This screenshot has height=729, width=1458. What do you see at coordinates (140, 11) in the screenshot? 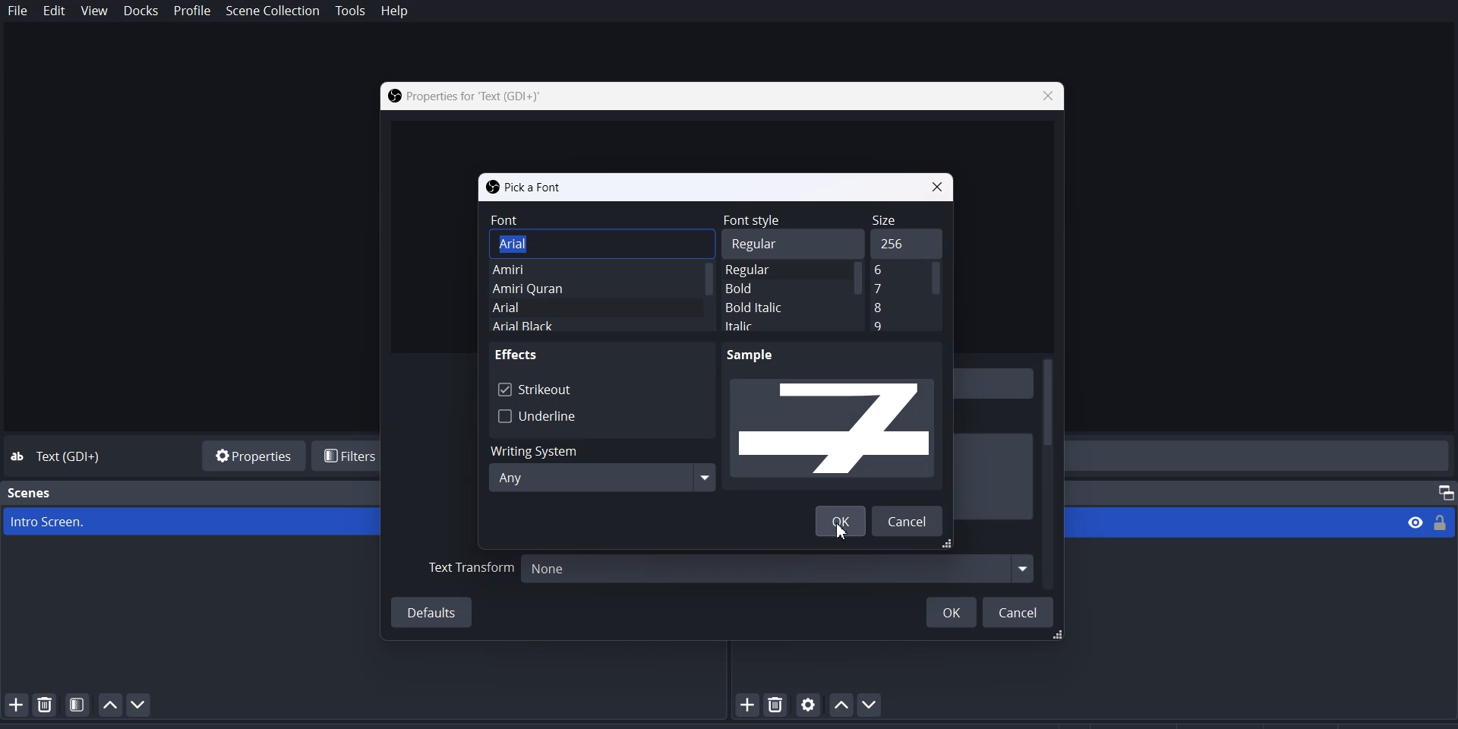
I see `Docks` at bounding box center [140, 11].